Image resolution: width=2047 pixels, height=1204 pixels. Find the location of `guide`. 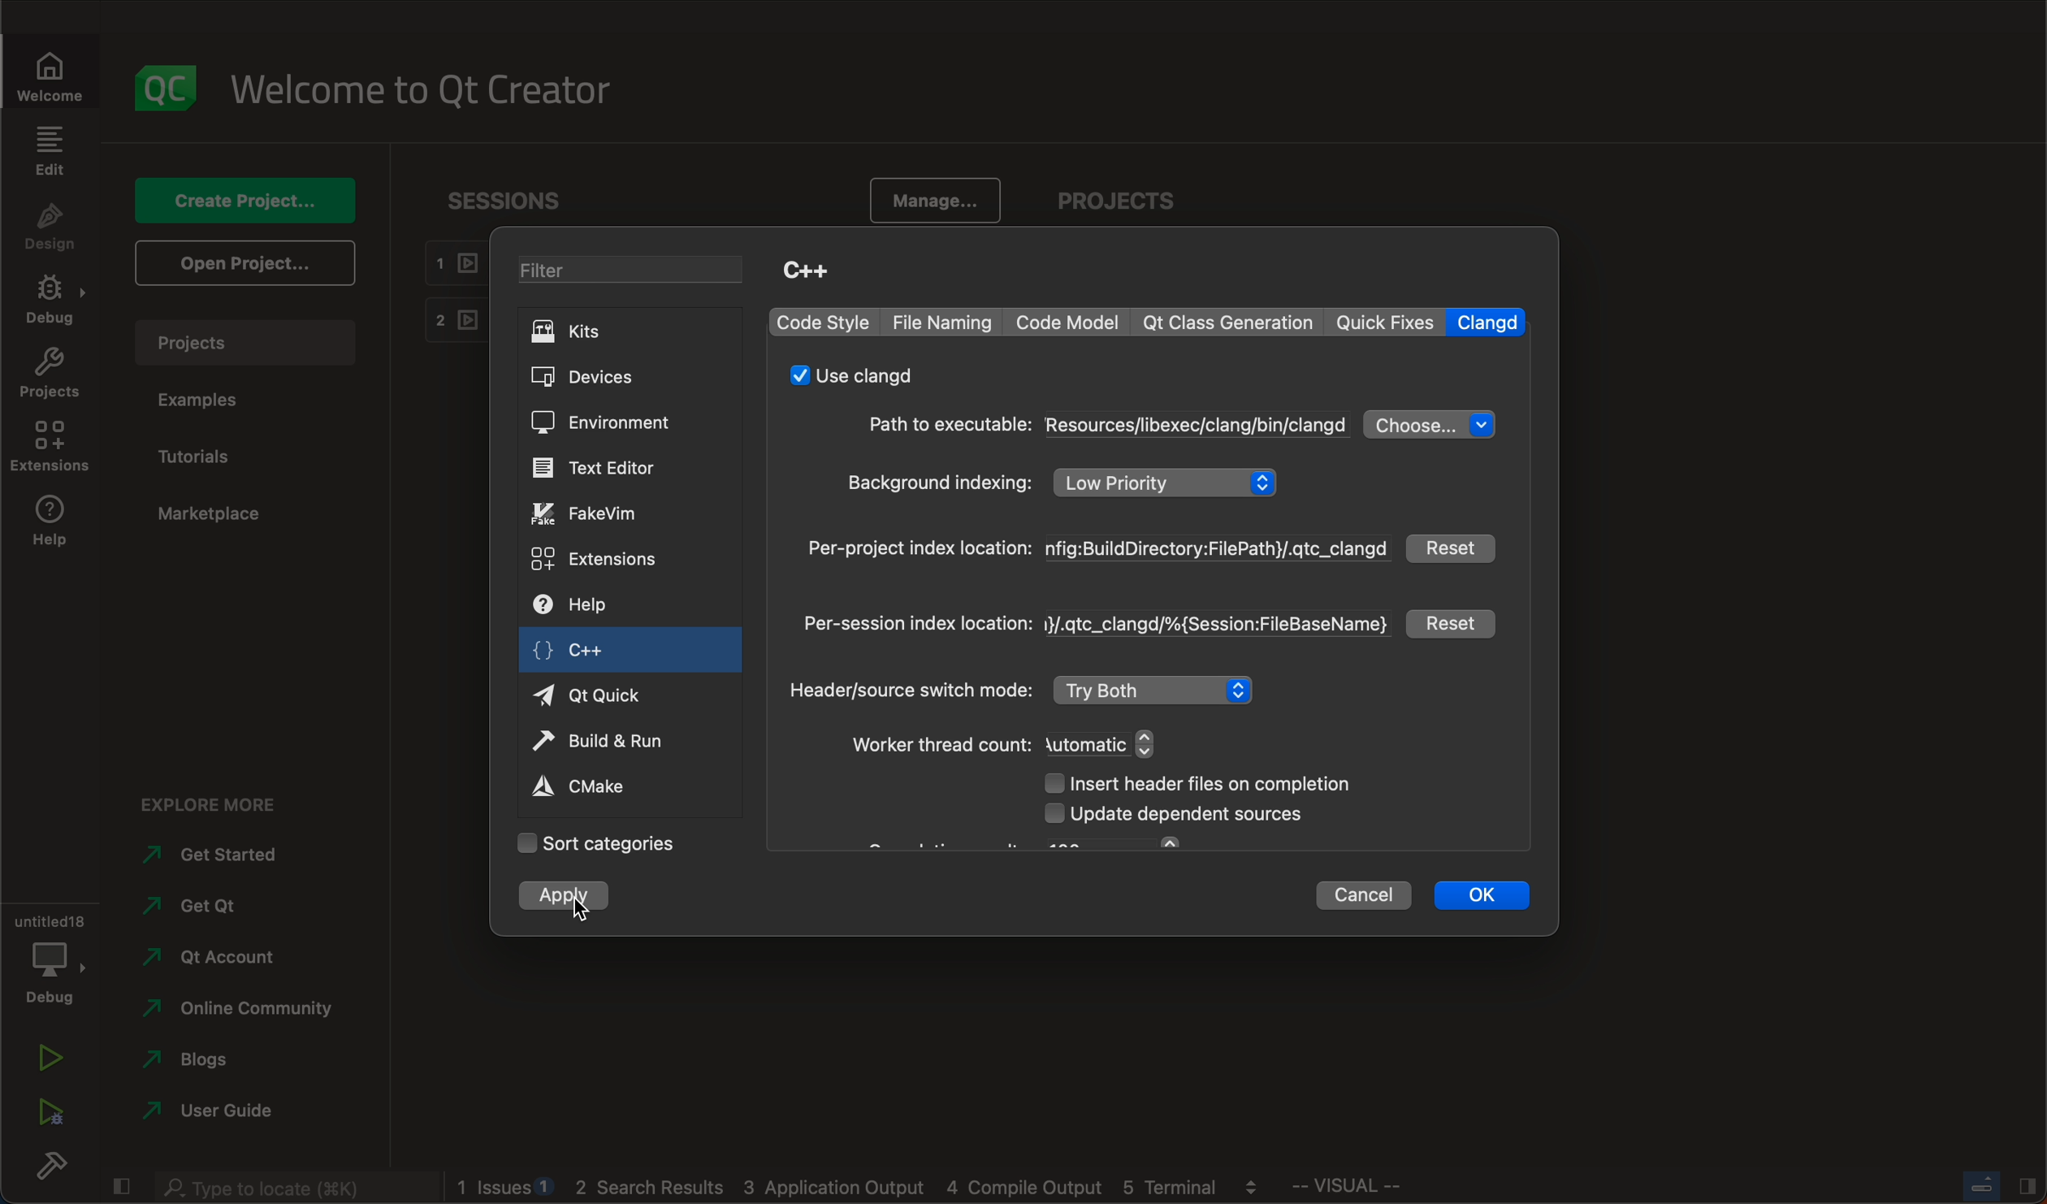

guide is located at coordinates (214, 1108).